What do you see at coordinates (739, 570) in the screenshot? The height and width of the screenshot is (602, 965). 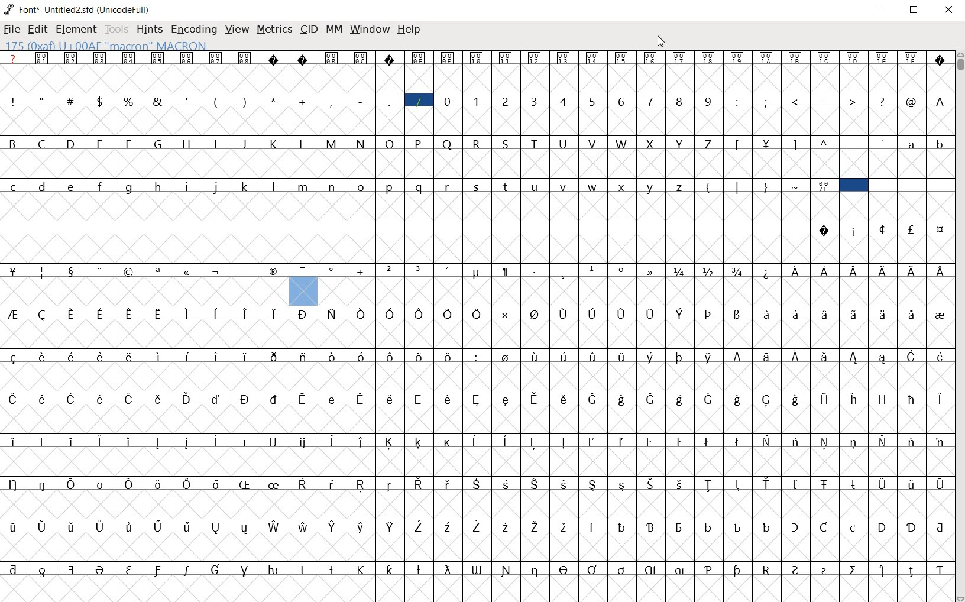 I see `Symbol` at bounding box center [739, 570].